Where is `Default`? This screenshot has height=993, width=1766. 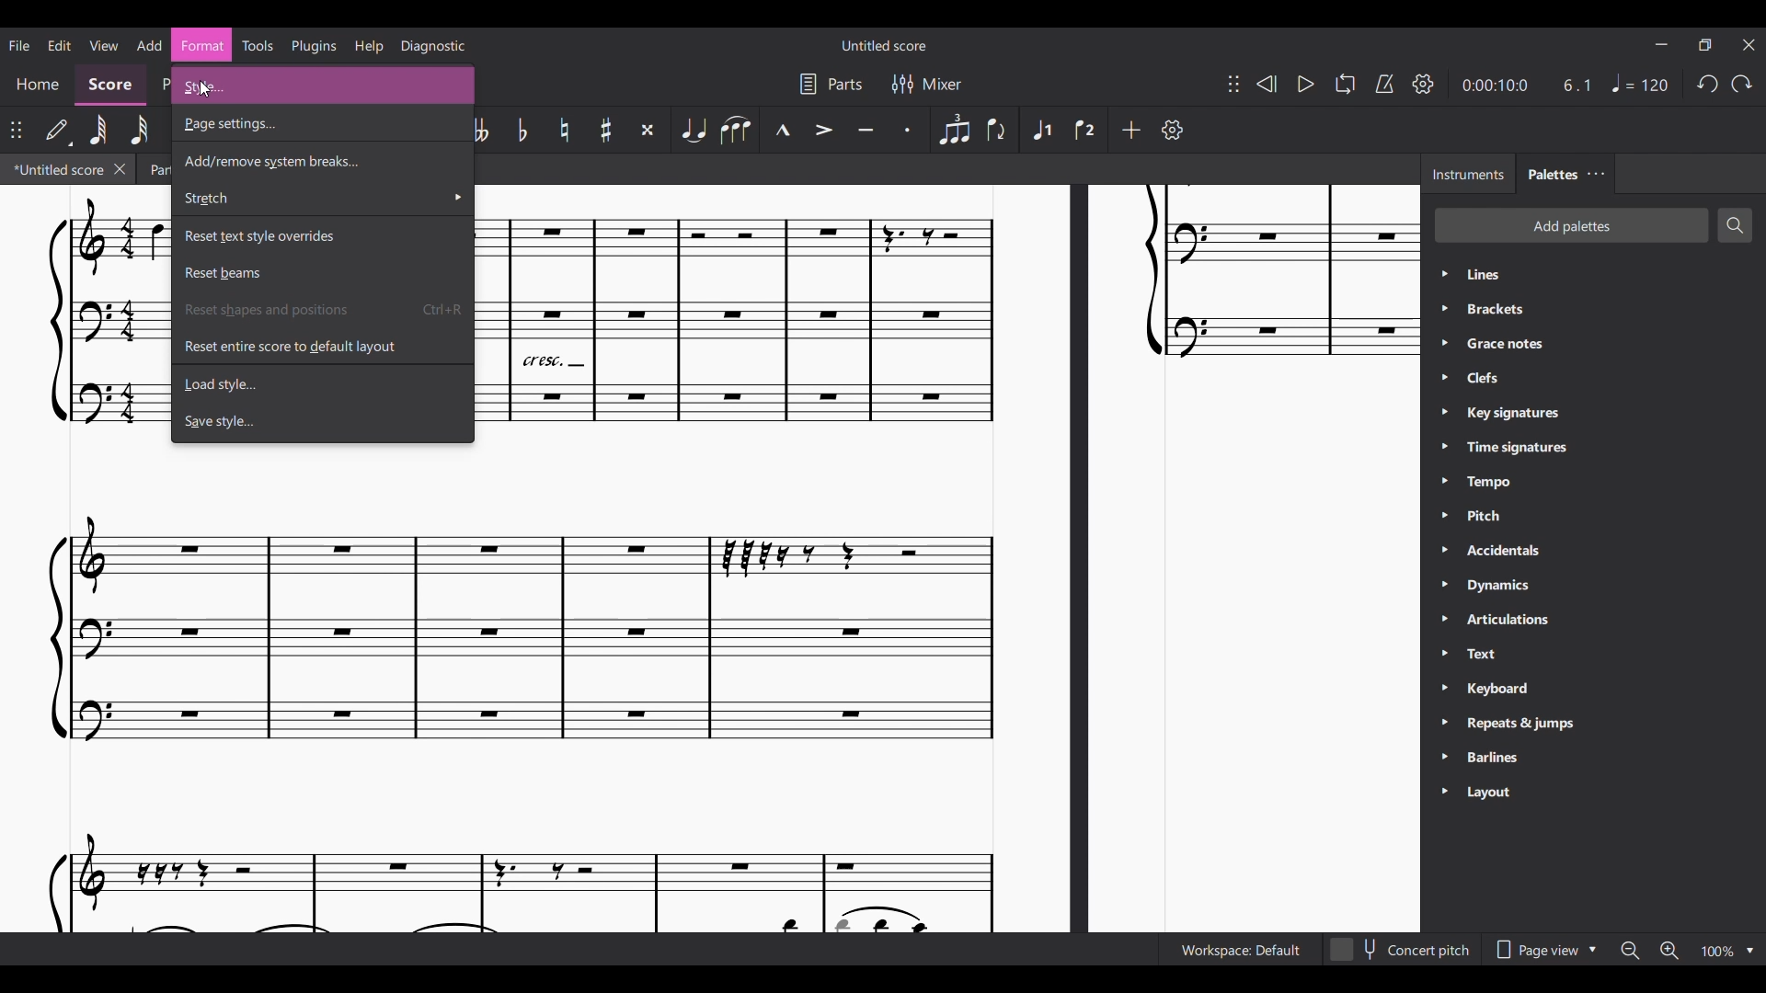
Default is located at coordinates (59, 131).